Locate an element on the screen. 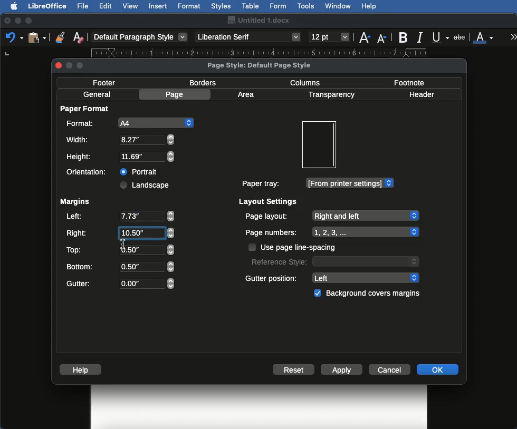  Italics is located at coordinates (422, 36).